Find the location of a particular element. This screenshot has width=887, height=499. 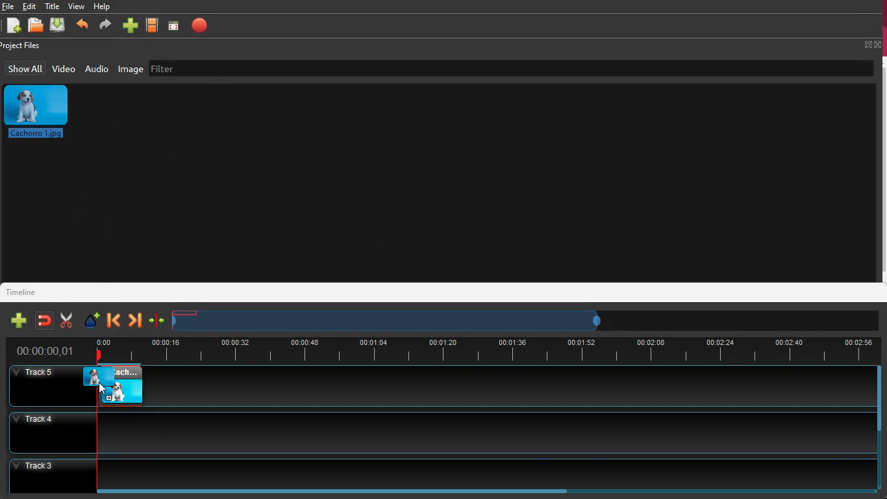

scroll bar is located at coordinates (332, 491).